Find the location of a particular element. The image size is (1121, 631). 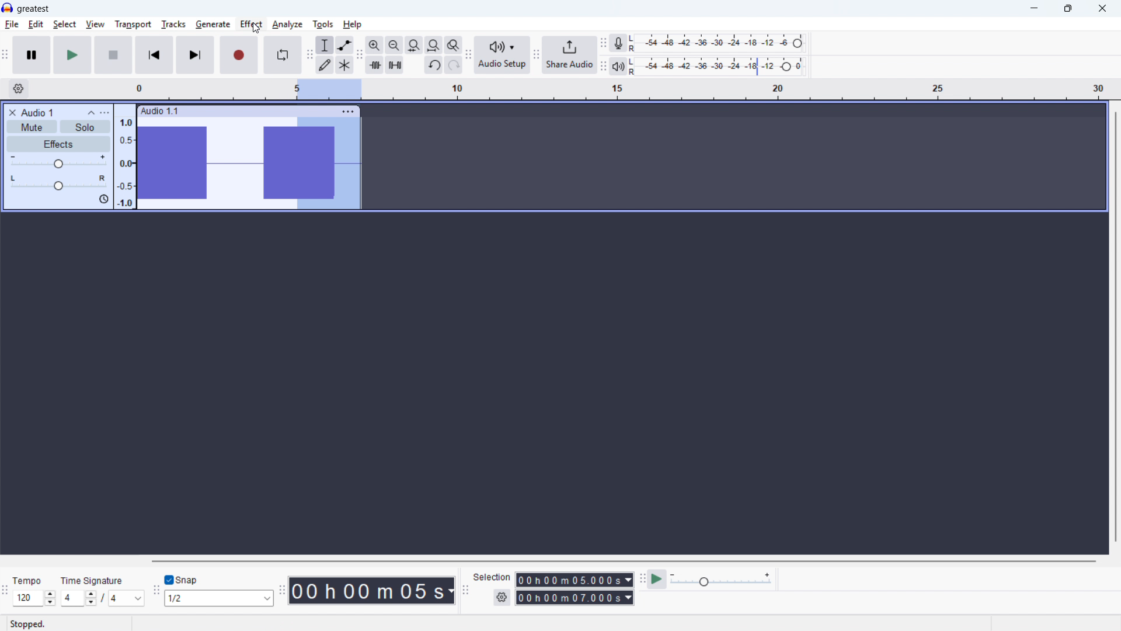

Effects  is located at coordinates (59, 144).